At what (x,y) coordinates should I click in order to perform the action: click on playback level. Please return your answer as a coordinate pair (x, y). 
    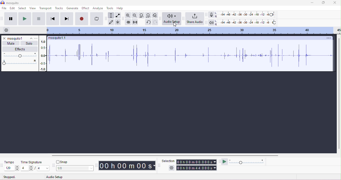
    Looking at the image, I should click on (245, 23).